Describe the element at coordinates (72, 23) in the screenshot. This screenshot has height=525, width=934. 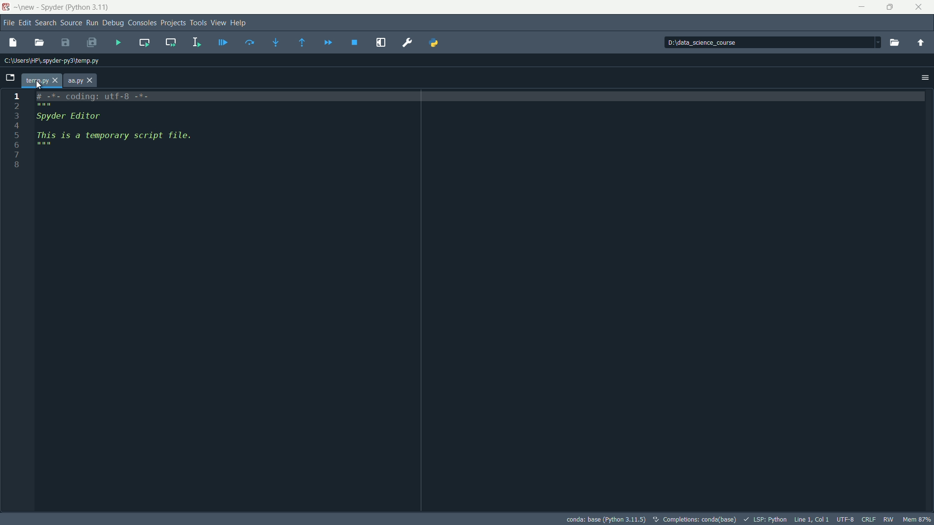
I see `source menu` at that location.